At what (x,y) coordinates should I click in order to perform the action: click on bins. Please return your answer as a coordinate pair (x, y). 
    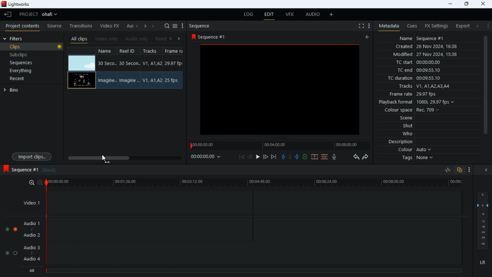
    Looking at the image, I should click on (20, 91).